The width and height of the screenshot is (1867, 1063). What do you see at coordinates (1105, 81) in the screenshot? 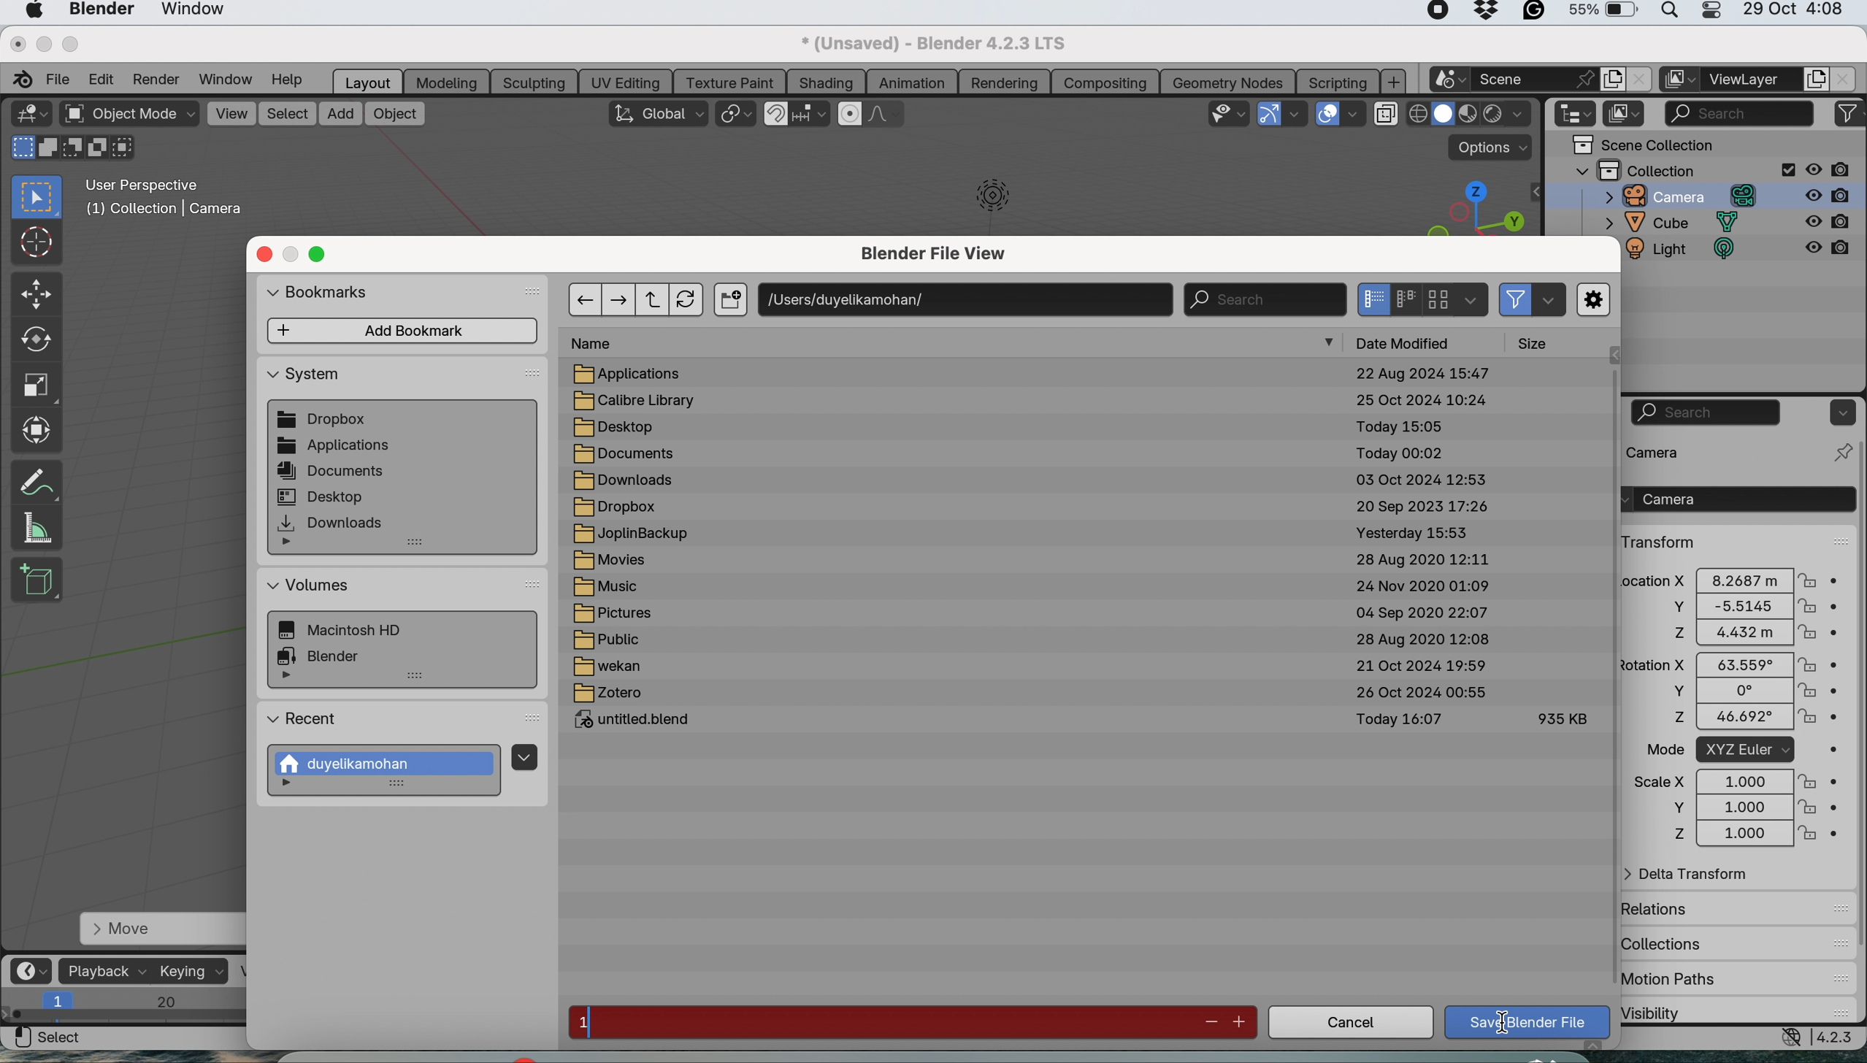
I see `compositing` at bounding box center [1105, 81].